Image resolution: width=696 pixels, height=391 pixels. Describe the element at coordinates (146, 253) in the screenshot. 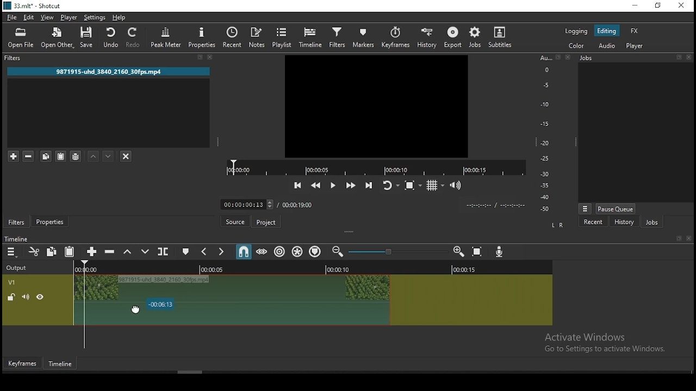

I see `overwrite` at that location.